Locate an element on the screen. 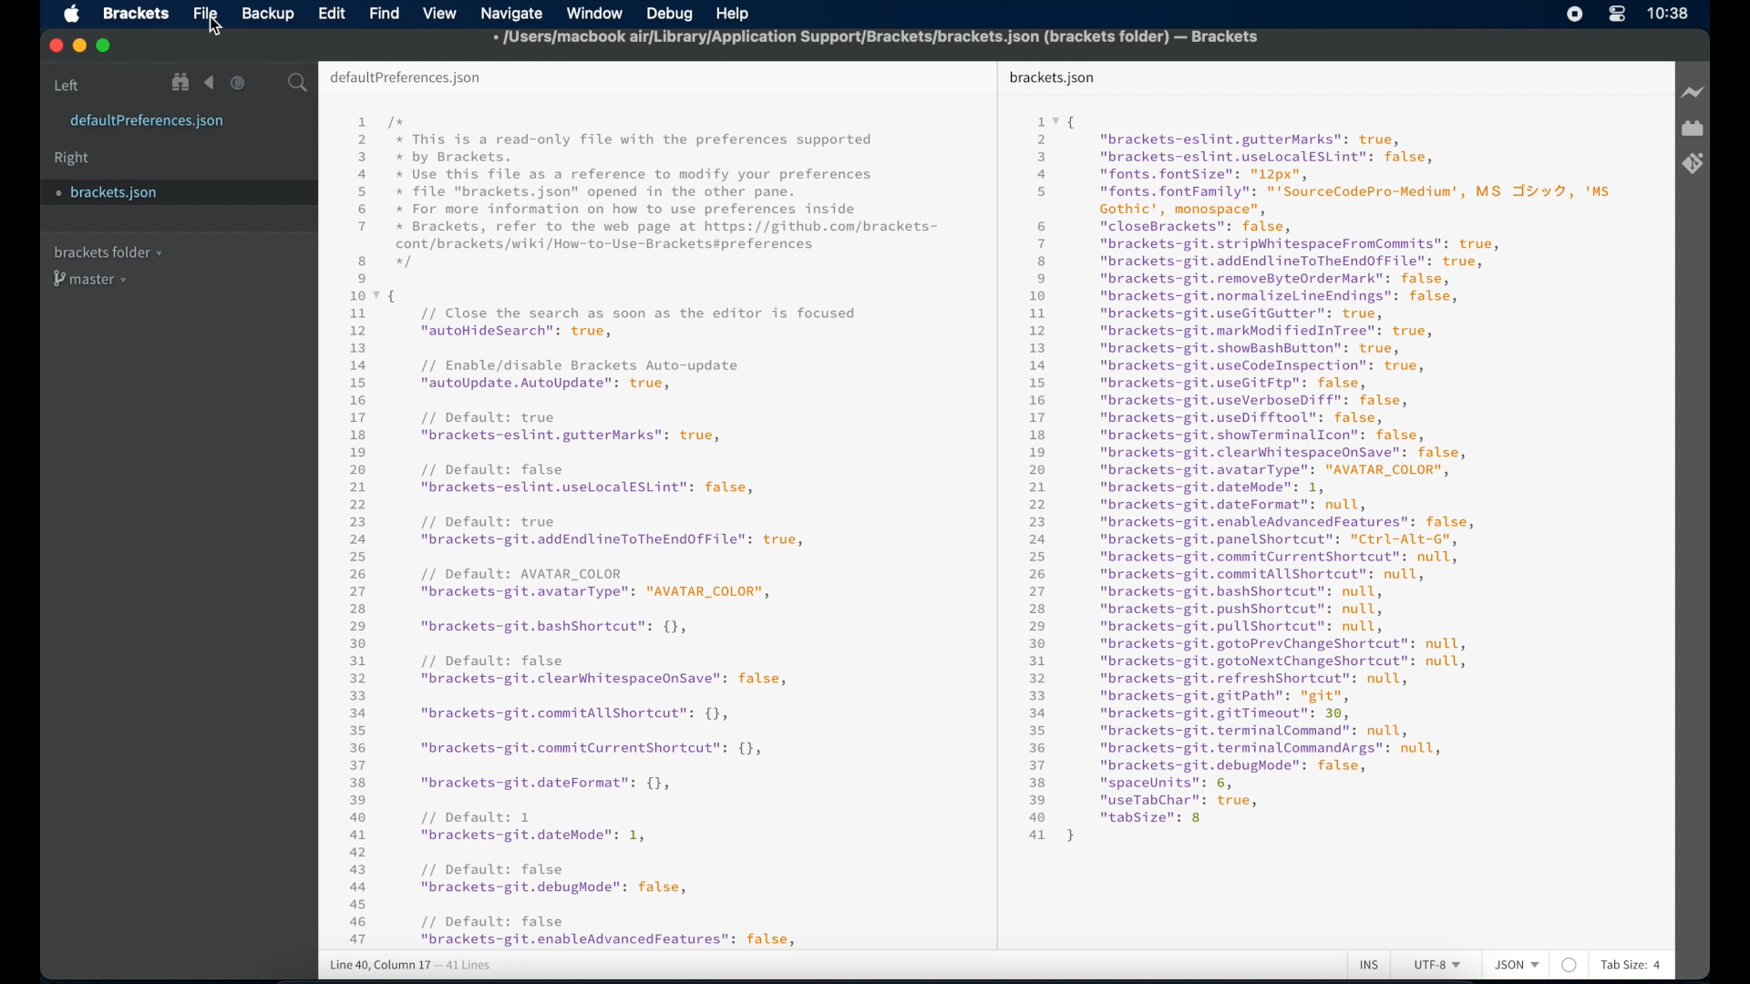  right is located at coordinates (72, 159).